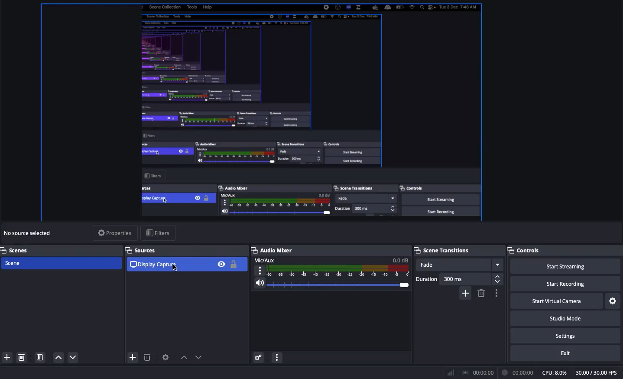 Image resolution: width=623 pixels, height=379 pixels. What do you see at coordinates (519, 372) in the screenshot?
I see `Recording` at bounding box center [519, 372].